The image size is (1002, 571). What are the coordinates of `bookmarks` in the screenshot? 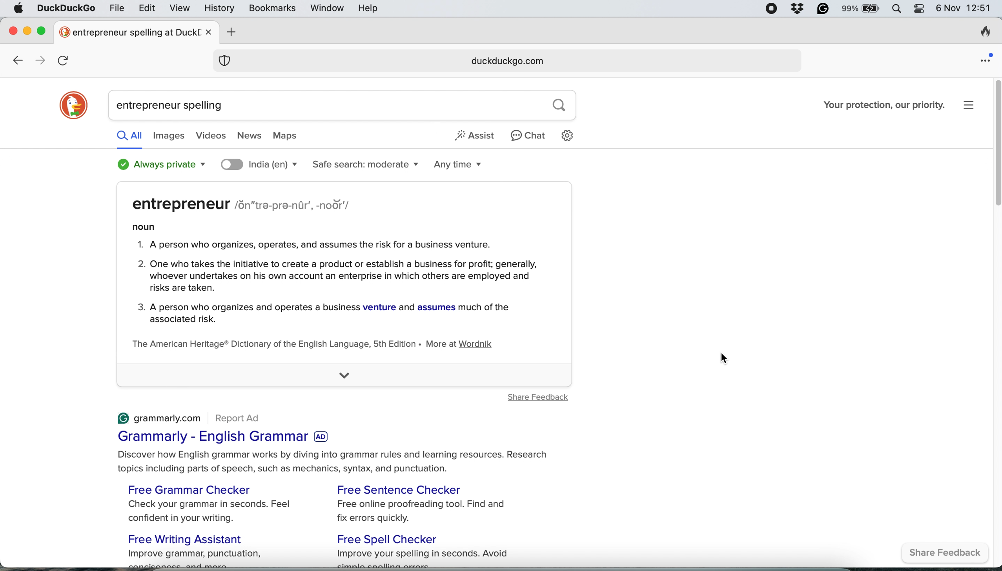 It's located at (273, 9).